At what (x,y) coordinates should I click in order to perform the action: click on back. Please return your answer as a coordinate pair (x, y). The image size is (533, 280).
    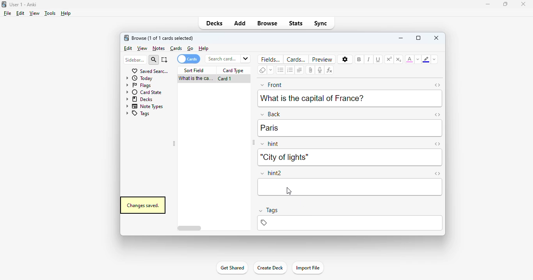
    Looking at the image, I should click on (270, 114).